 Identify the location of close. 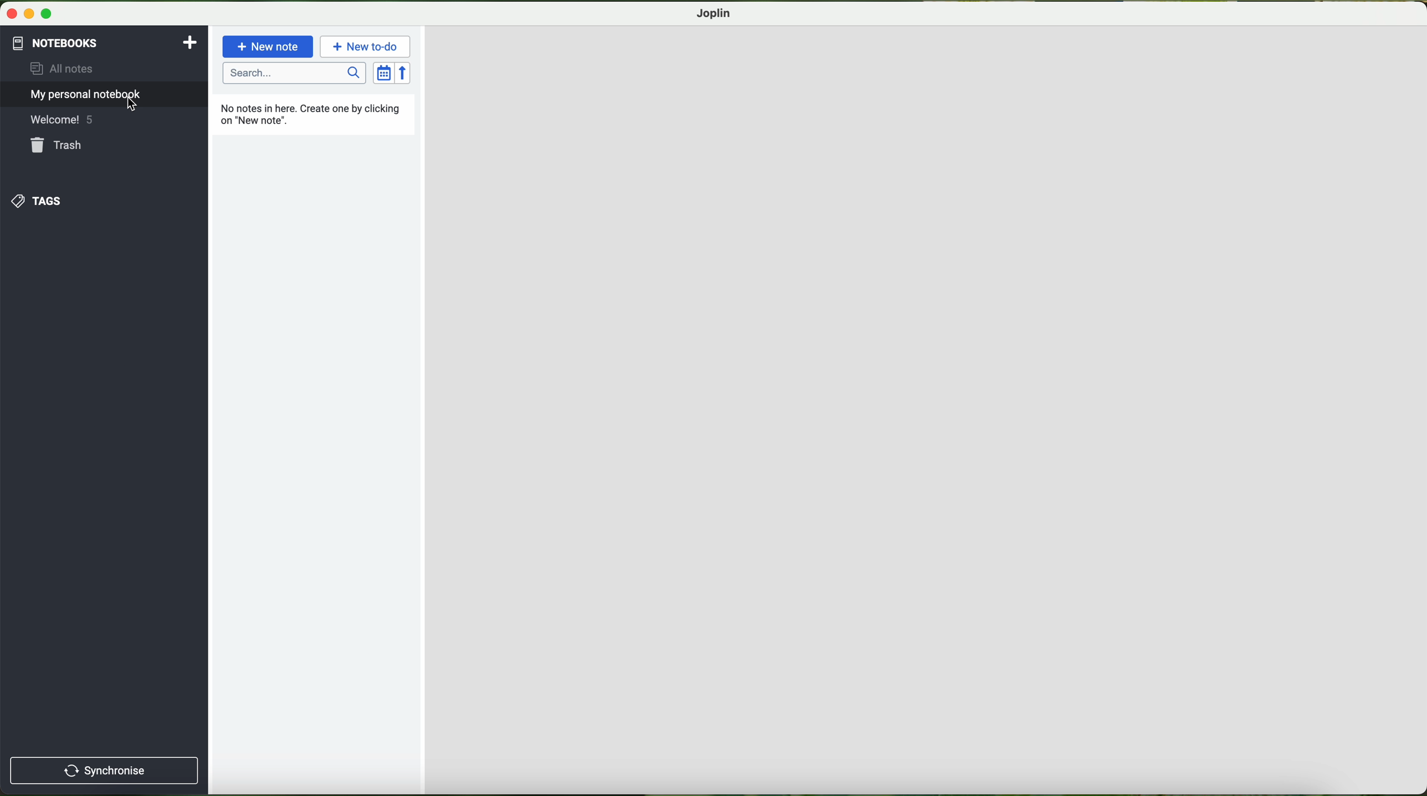
(13, 14).